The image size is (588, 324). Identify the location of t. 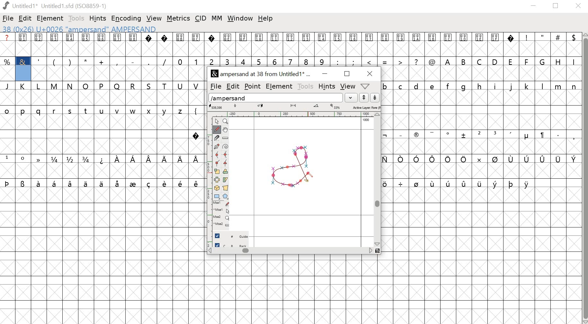
(86, 111).